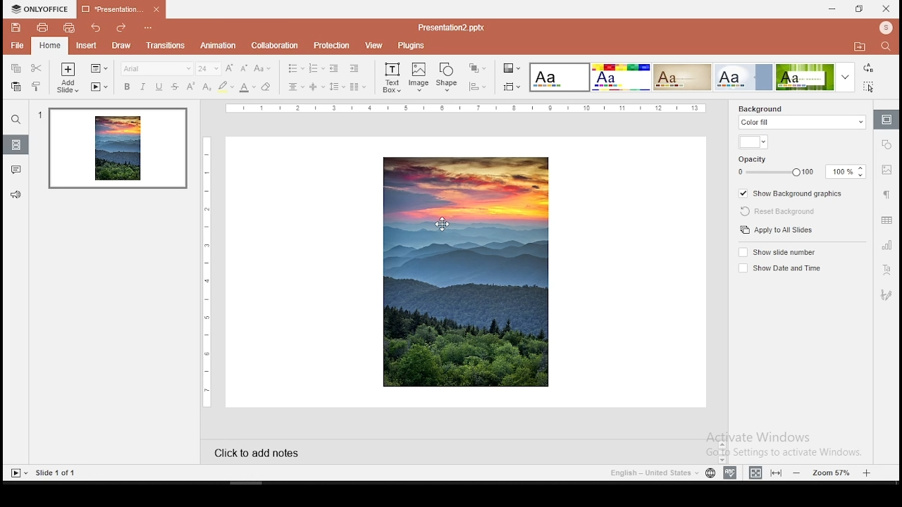 The image size is (902, 507). Describe the element at coordinates (38, 27) in the screenshot. I see `print file` at that location.